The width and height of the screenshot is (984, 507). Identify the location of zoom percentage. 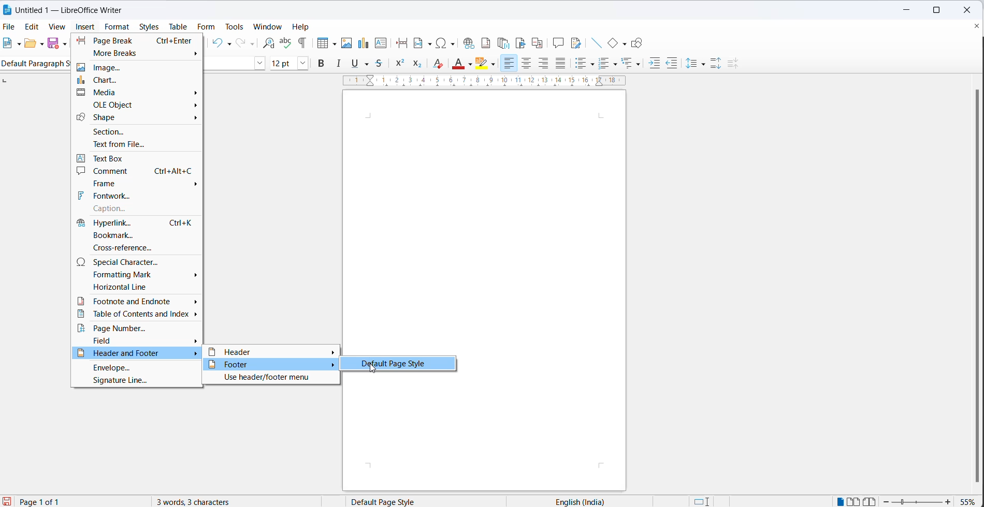
(969, 501).